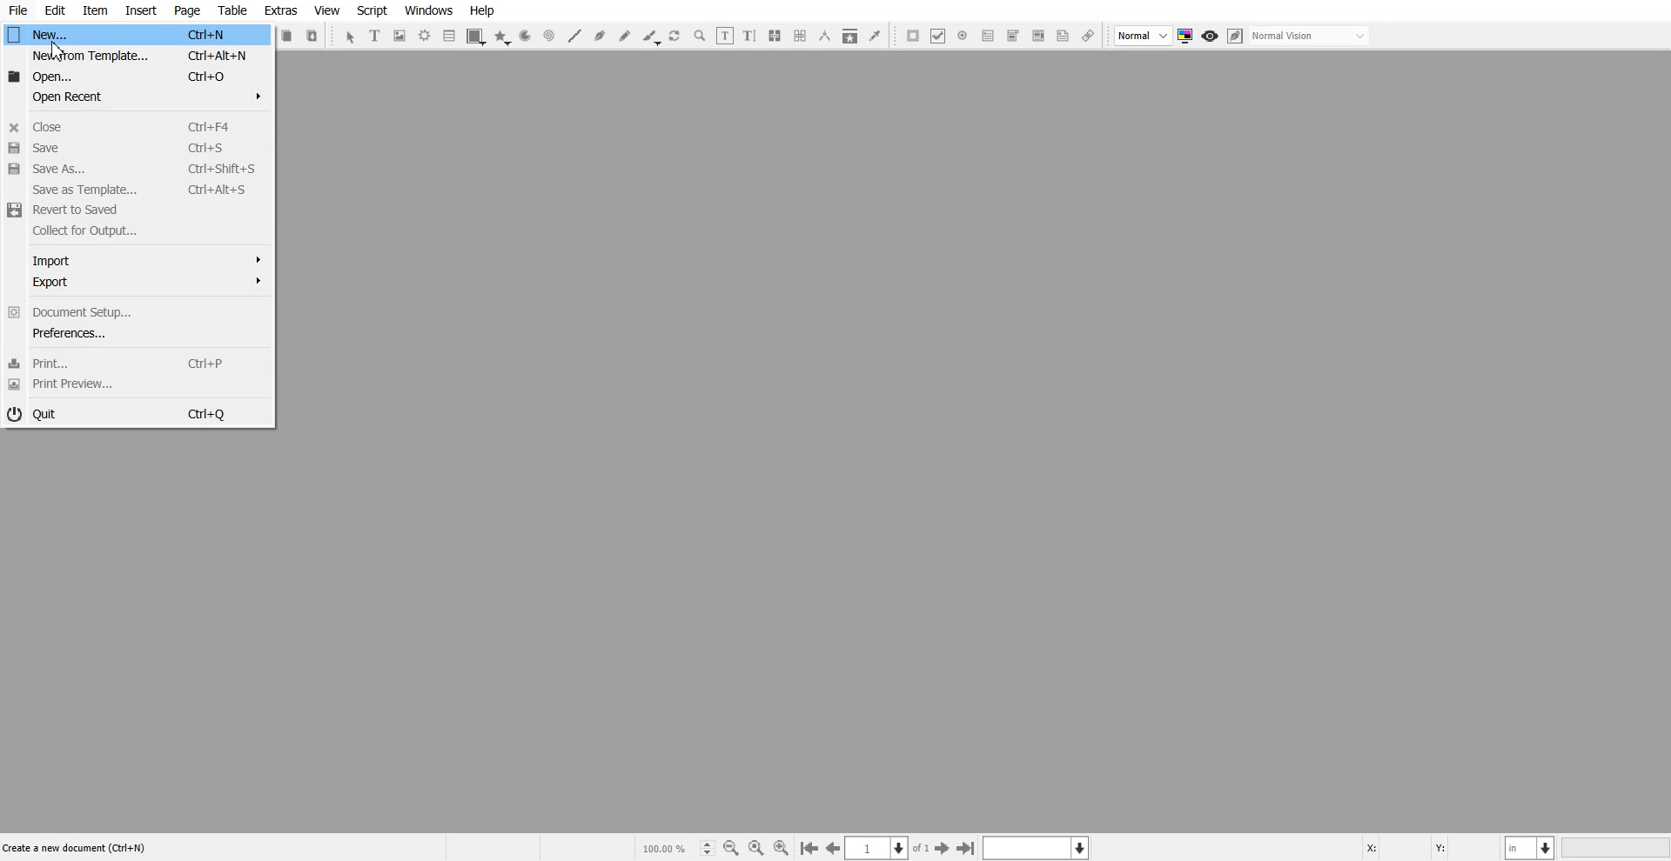  I want to click on Render Frame, so click(425, 36).